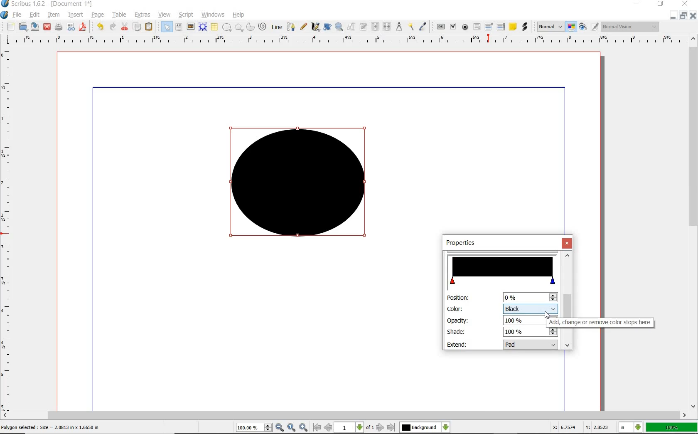 This screenshot has width=698, height=434. I want to click on SAVE AS PDF, so click(84, 27).